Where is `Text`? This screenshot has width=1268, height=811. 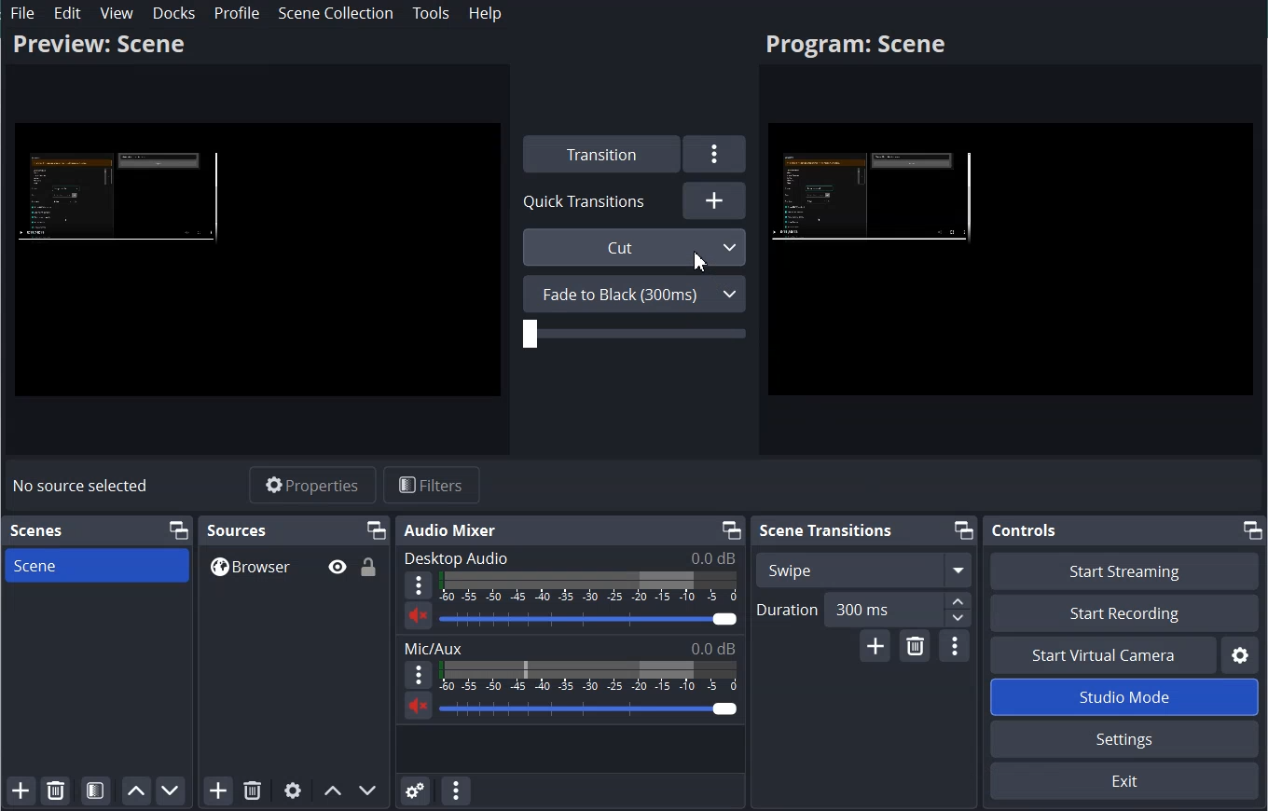 Text is located at coordinates (569, 557).